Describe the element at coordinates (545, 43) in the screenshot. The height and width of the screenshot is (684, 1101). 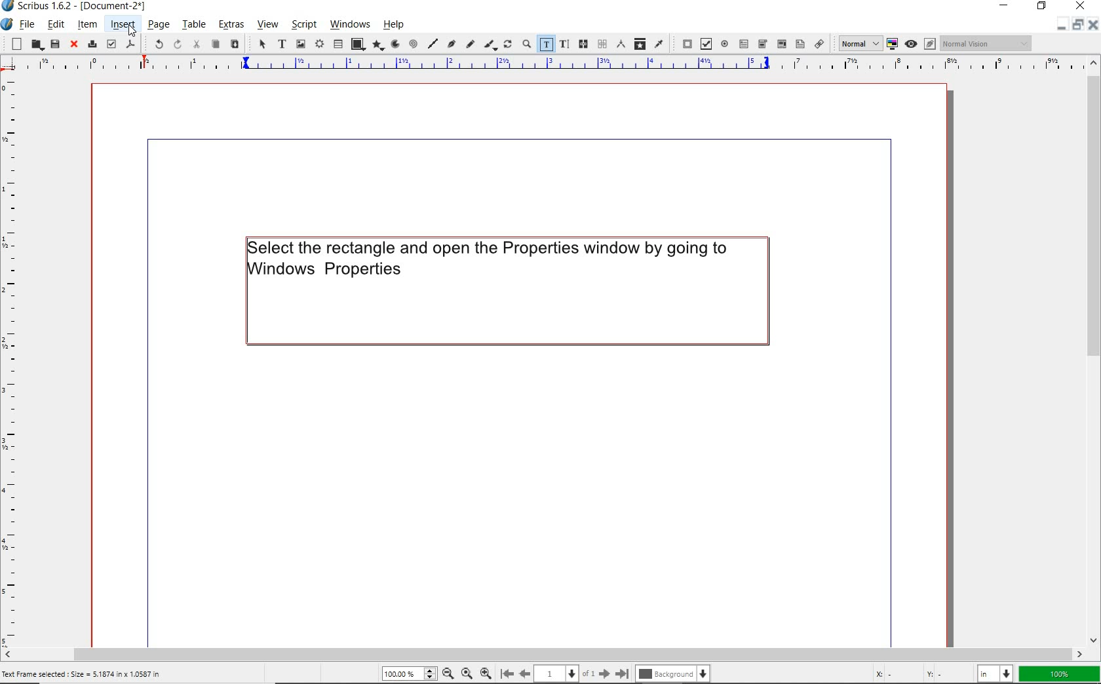
I see `edit contents of frame` at that location.